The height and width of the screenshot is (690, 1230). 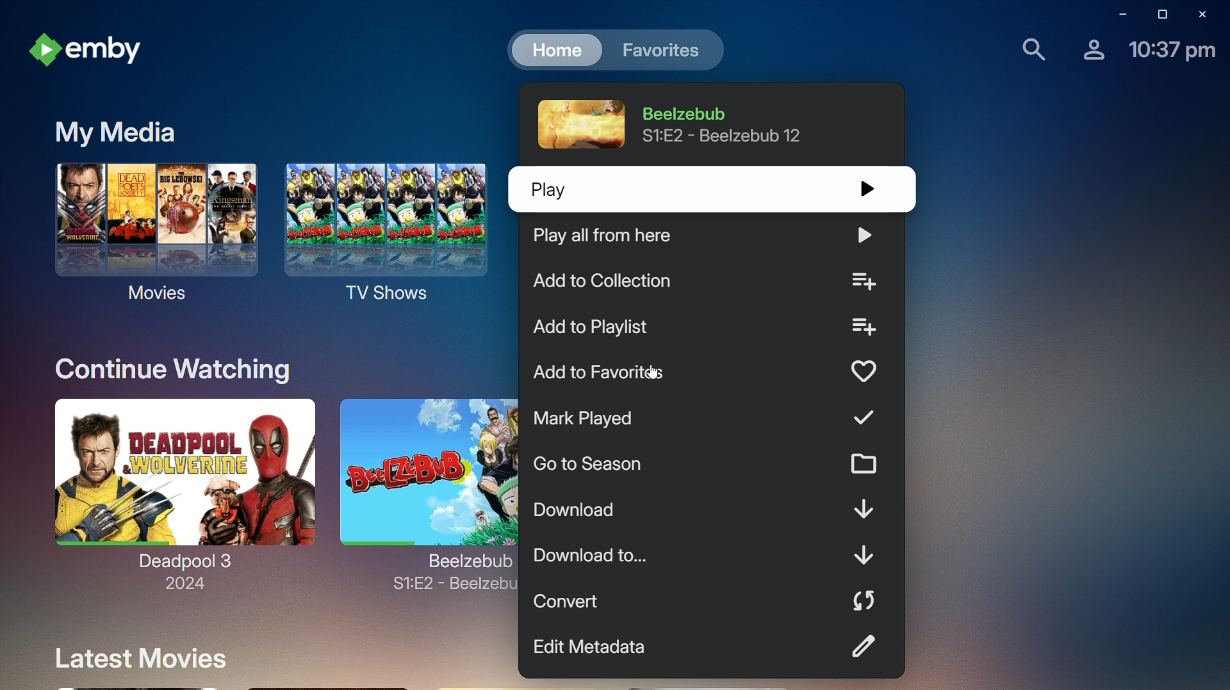 I want to click on Download, so click(x=712, y=509).